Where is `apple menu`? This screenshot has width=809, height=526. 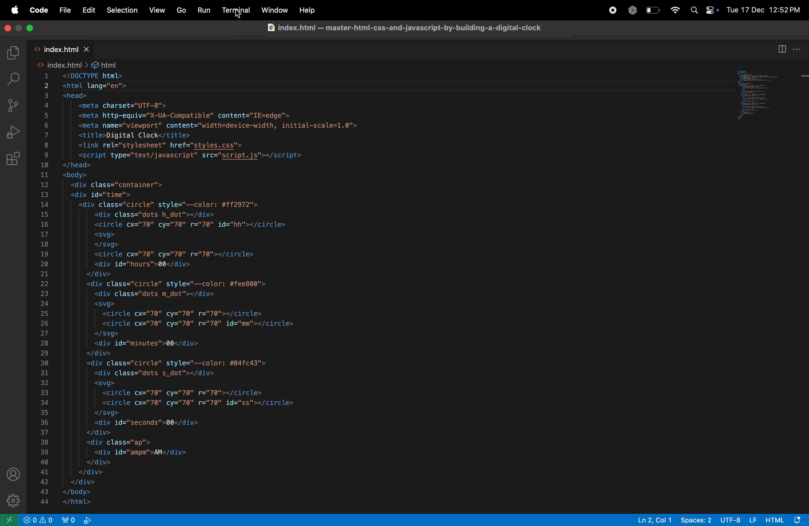
apple menu is located at coordinates (14, 11).